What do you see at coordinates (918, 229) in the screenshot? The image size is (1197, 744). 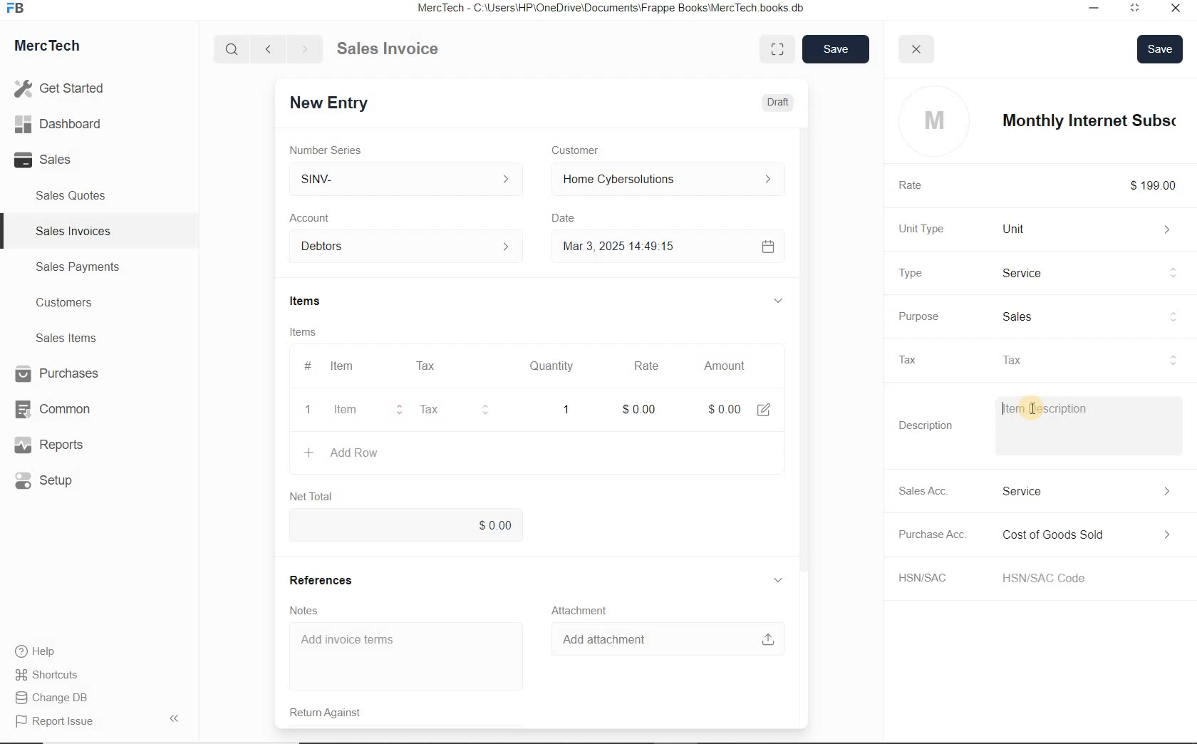 I see `Unit Type` at bounding box center [918, 229].